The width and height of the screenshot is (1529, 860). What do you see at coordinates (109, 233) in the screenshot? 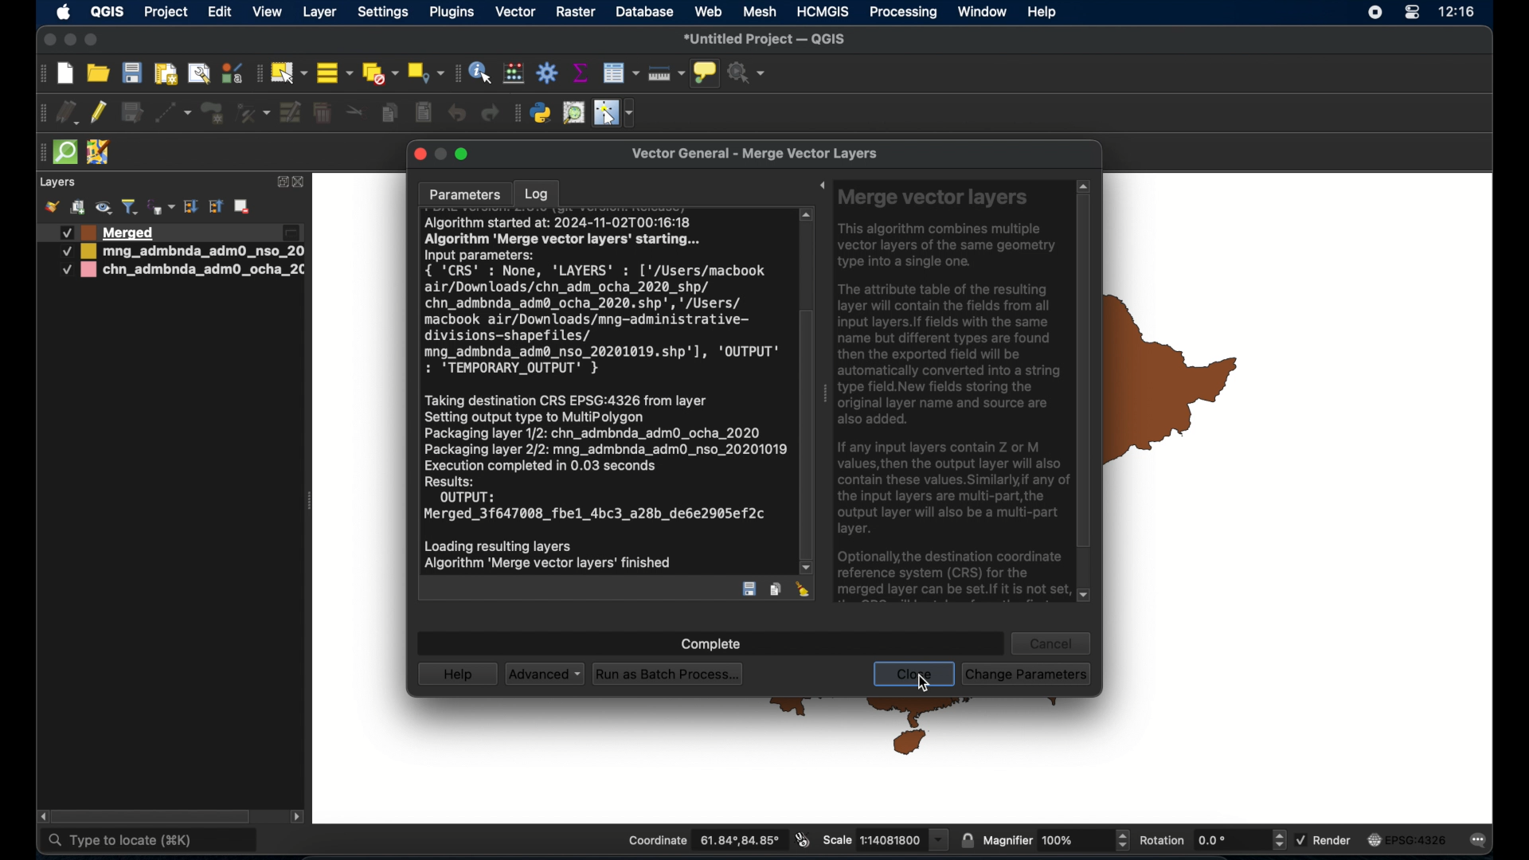
I see `merged layer 3` at bounding box center [109, 233].